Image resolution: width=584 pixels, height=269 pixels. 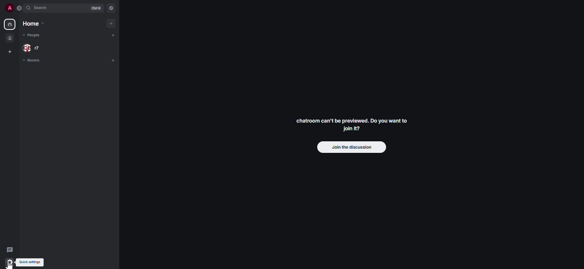 I want to click on people, so click(x=10, y=38).